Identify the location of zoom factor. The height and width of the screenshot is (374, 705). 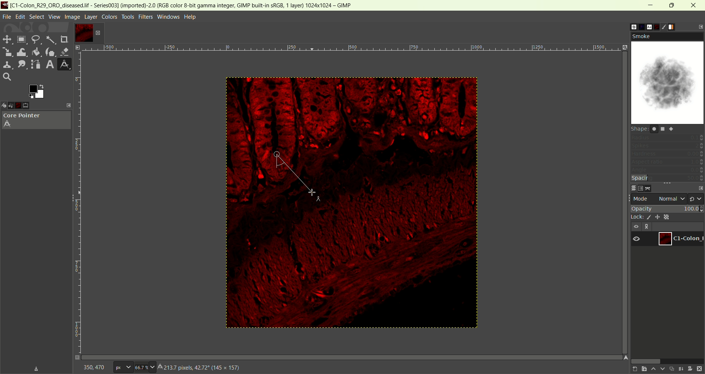
(145, 367).